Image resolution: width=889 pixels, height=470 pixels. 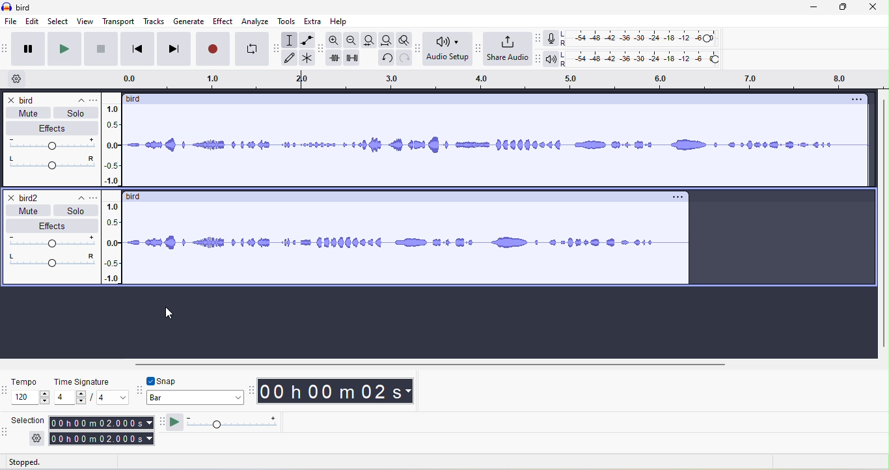 I want to click on time signature, so click(x=89, y=392).